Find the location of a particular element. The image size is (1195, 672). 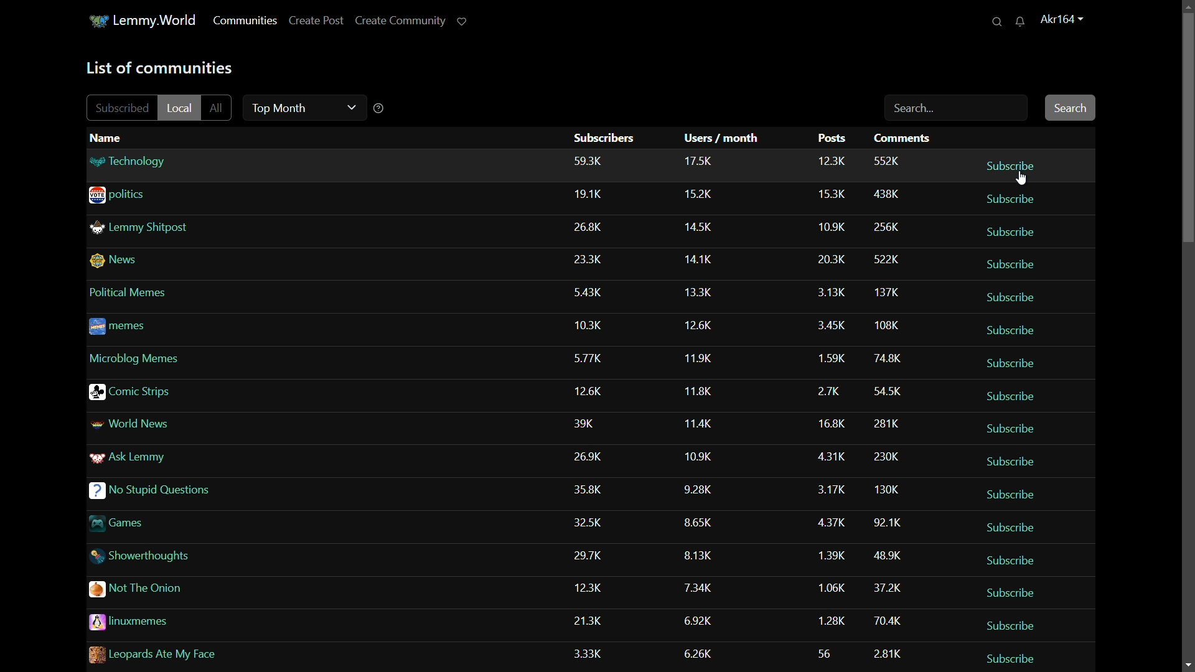

subscribe/unsubscribe is located at coordinates (1010, 198).